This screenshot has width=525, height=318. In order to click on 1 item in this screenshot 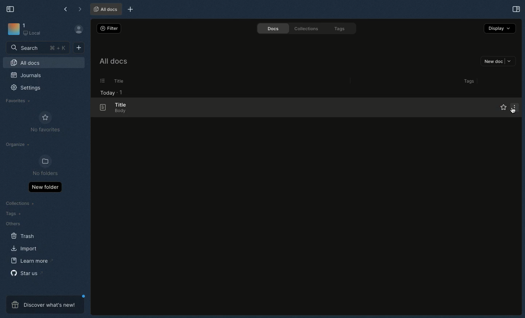, I will do `click(121, 92)`.